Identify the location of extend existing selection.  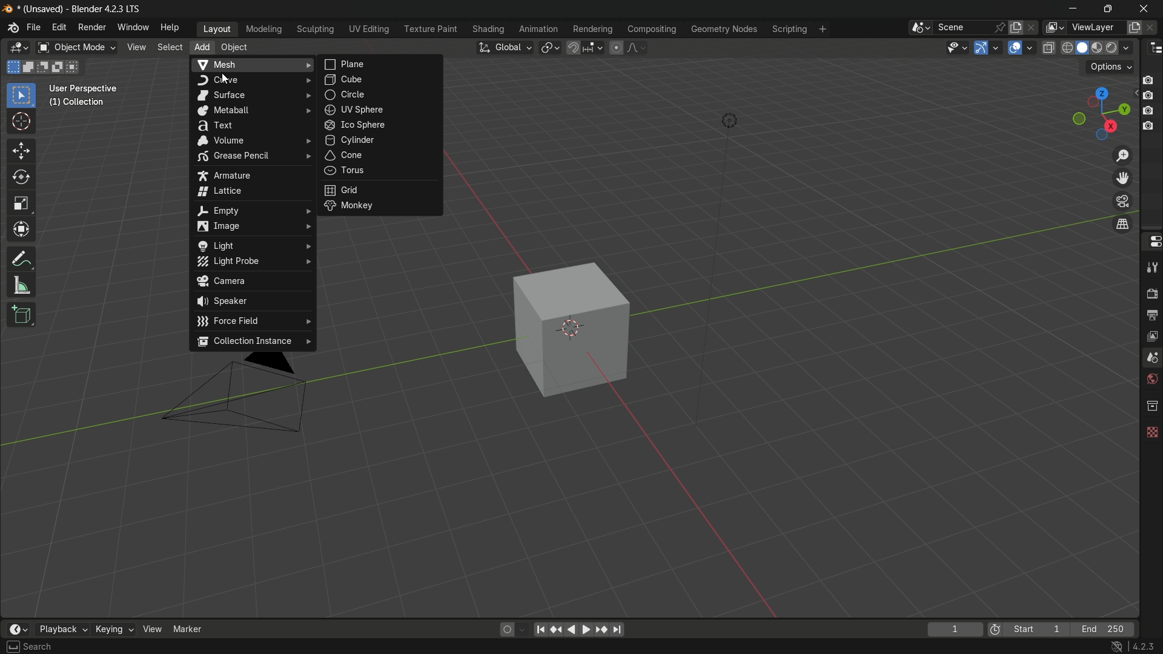
(29, 68).